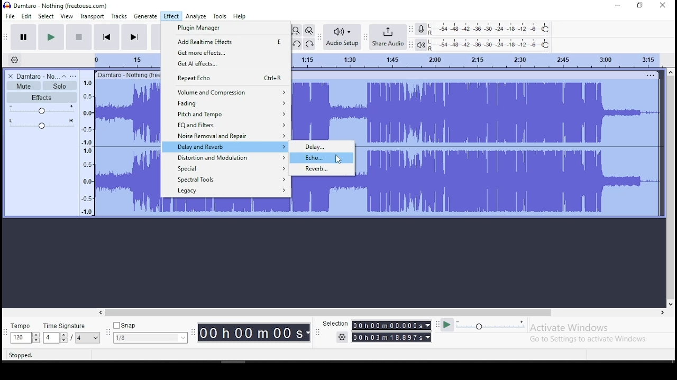 The height and width of the screenshot is (380, 677). I want to click on share audio, so click(388, 37).